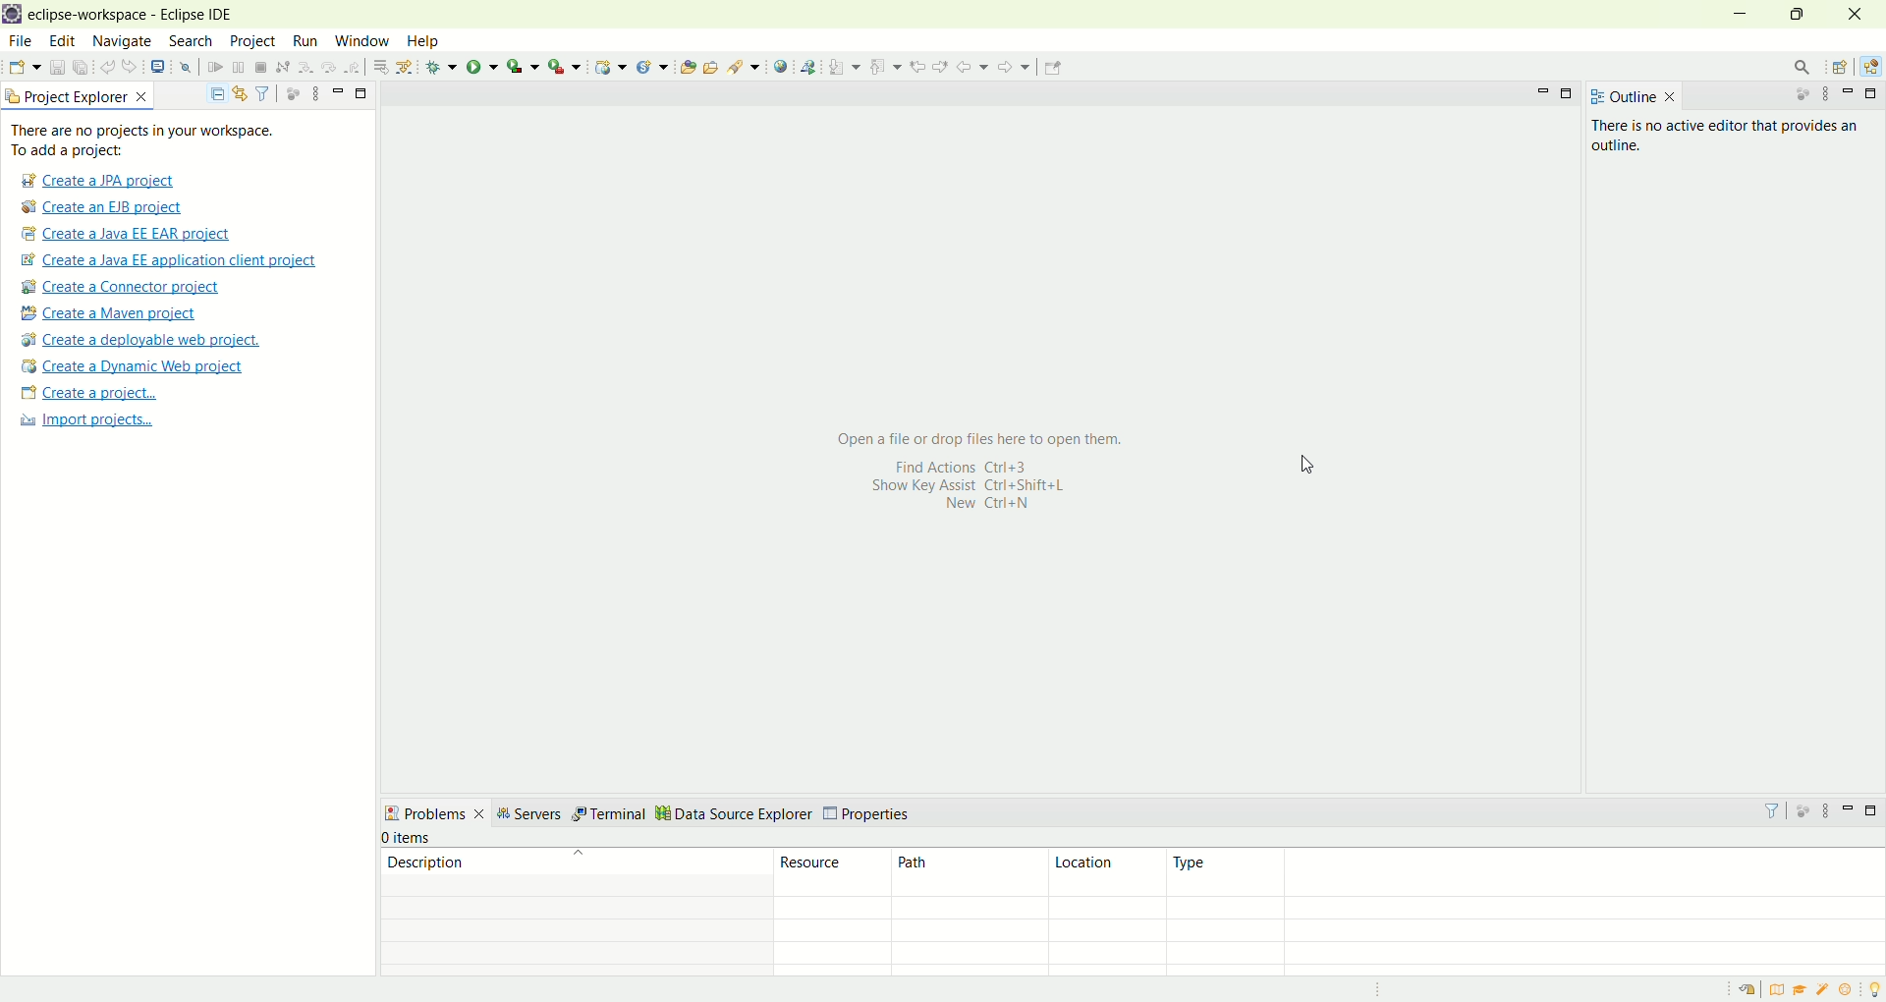 This screenshot has width=1886, height=1002. I want to click on description, so click(579, 861).